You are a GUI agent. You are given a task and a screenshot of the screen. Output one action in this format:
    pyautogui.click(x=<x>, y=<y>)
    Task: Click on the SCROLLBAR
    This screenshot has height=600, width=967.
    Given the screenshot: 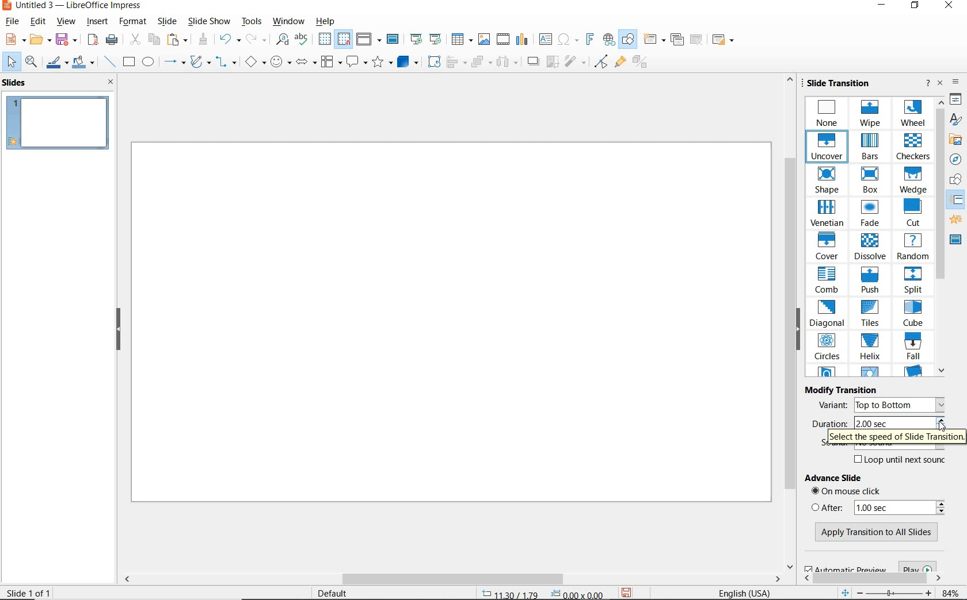 What is the action you would take?
    pyautogui.click(x=787, y=323)
    